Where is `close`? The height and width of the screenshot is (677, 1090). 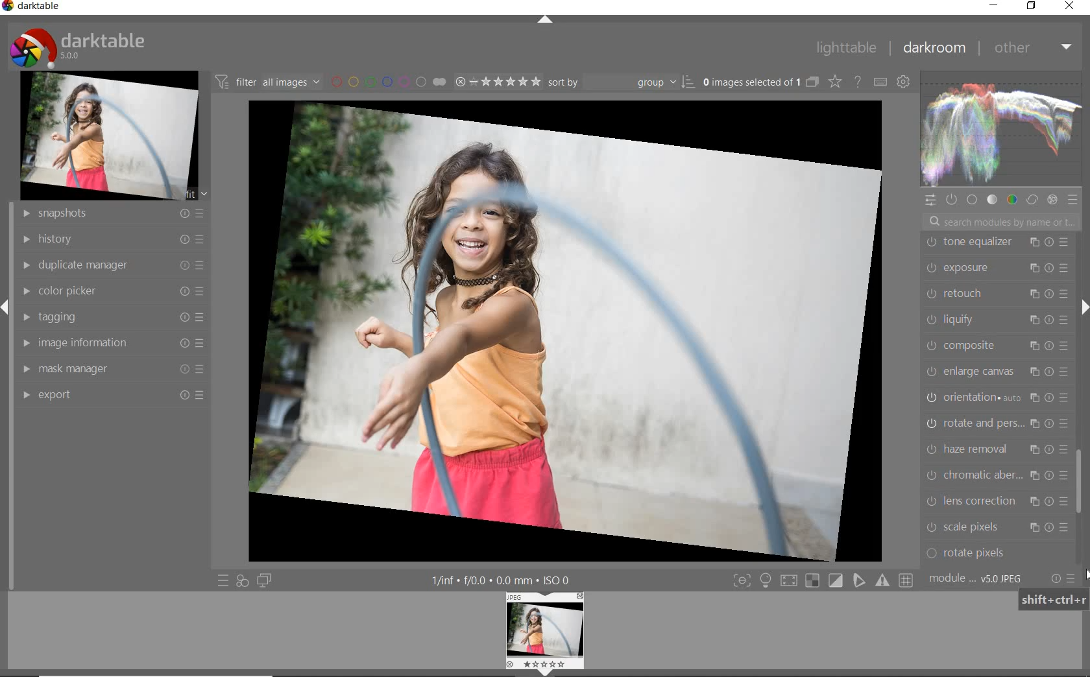 close is located at coordinates (1071, 6).